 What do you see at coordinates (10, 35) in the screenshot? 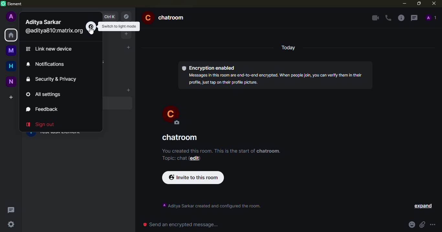
I see `home` at bounding box center [10, 35].